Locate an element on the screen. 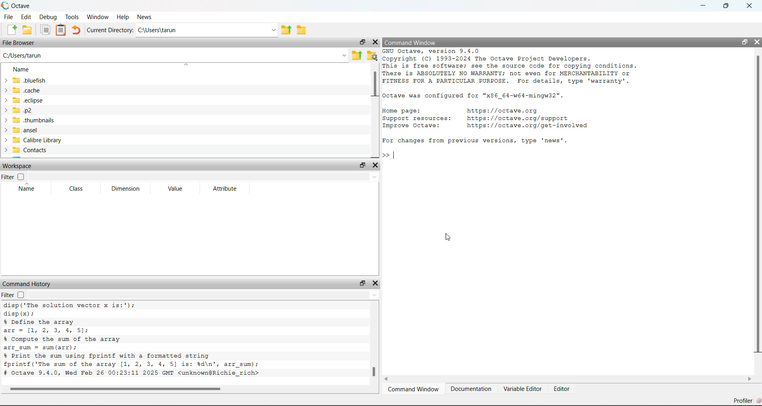  Dimension is located at coordinates (129, 189).